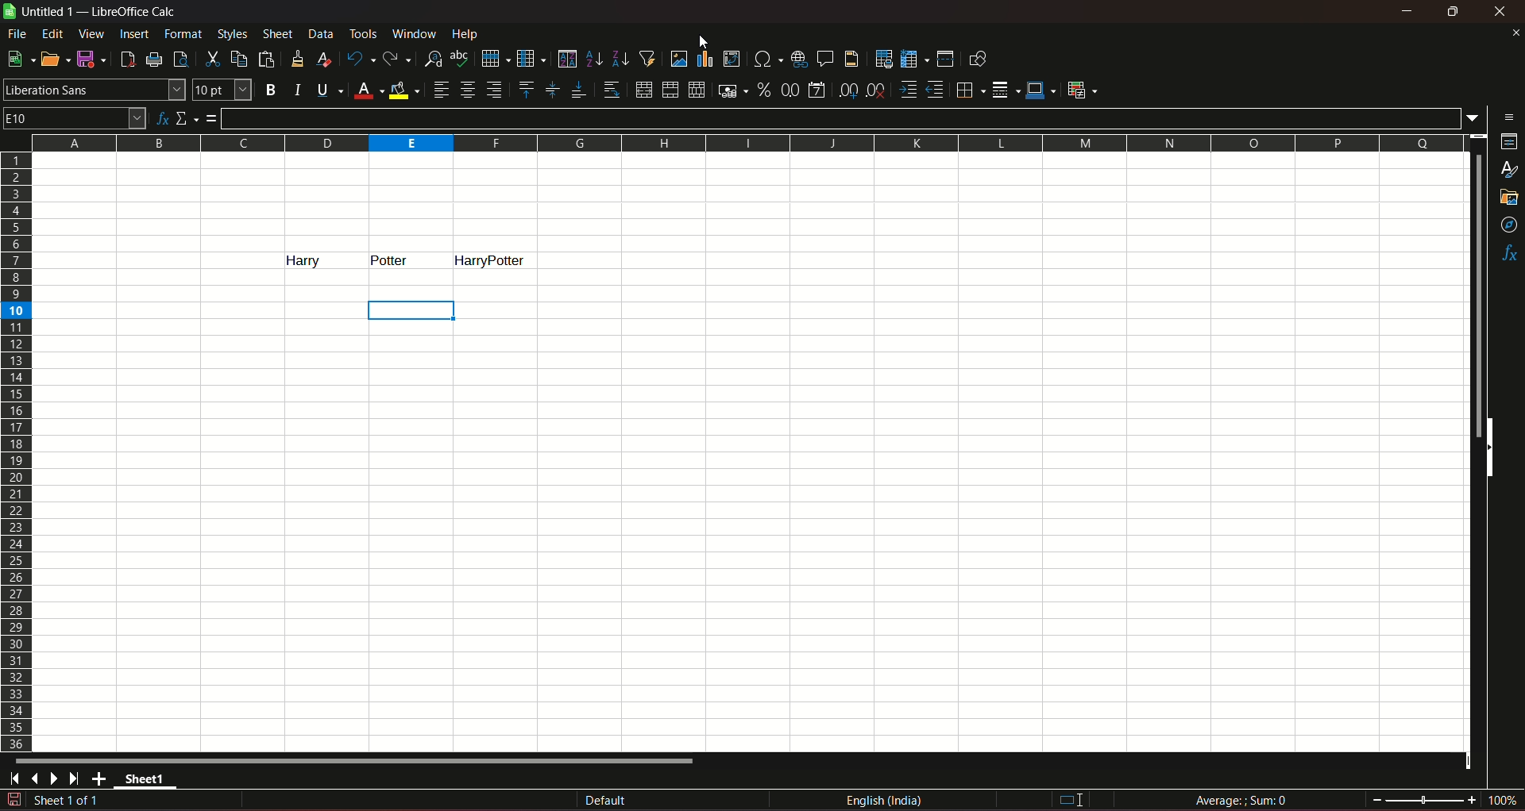 The image size is (1525, 811). I want to click on font size, so click(220, 90).